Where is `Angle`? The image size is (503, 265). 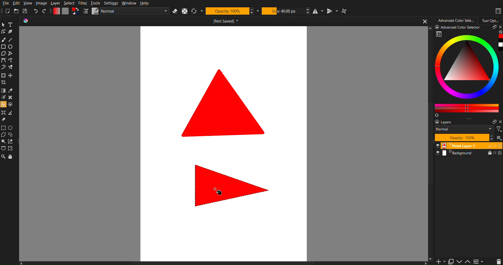 Angle is located at coordinates (11, 148).